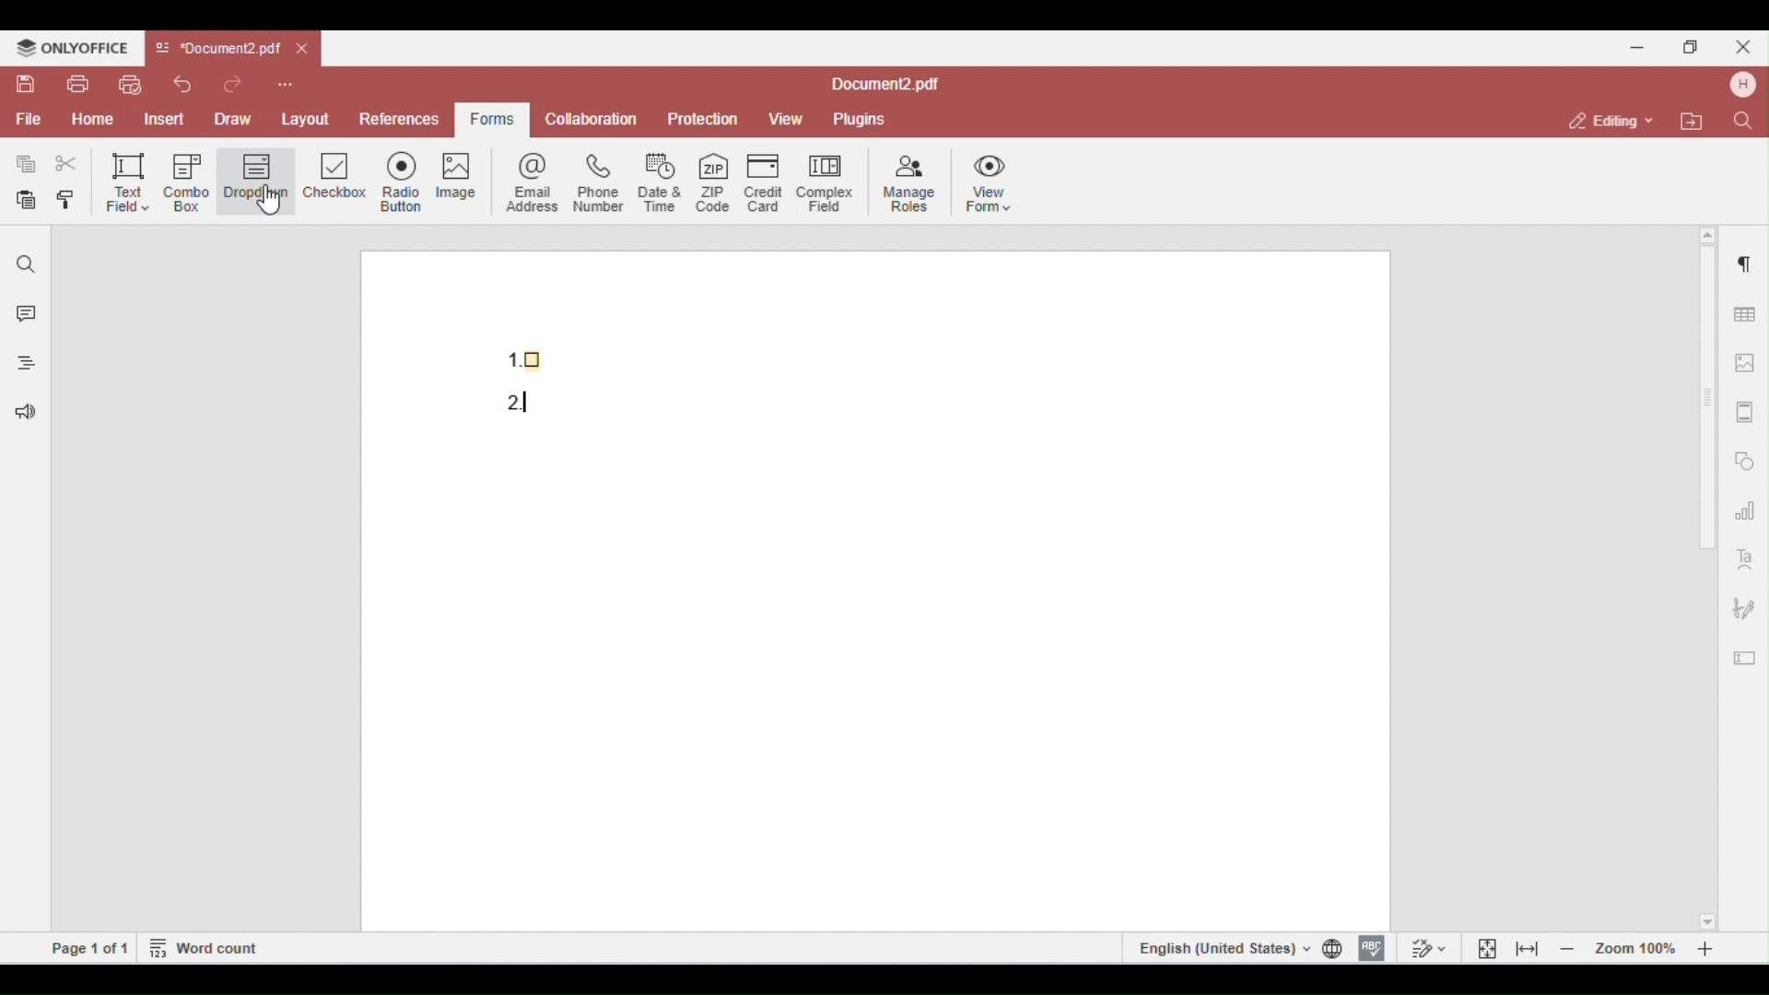 This screenshot has height=995, width=1769. What do you see at coordinates (168, 119) in the screenshot?
I see `insert` at bounding box center [168, 119].